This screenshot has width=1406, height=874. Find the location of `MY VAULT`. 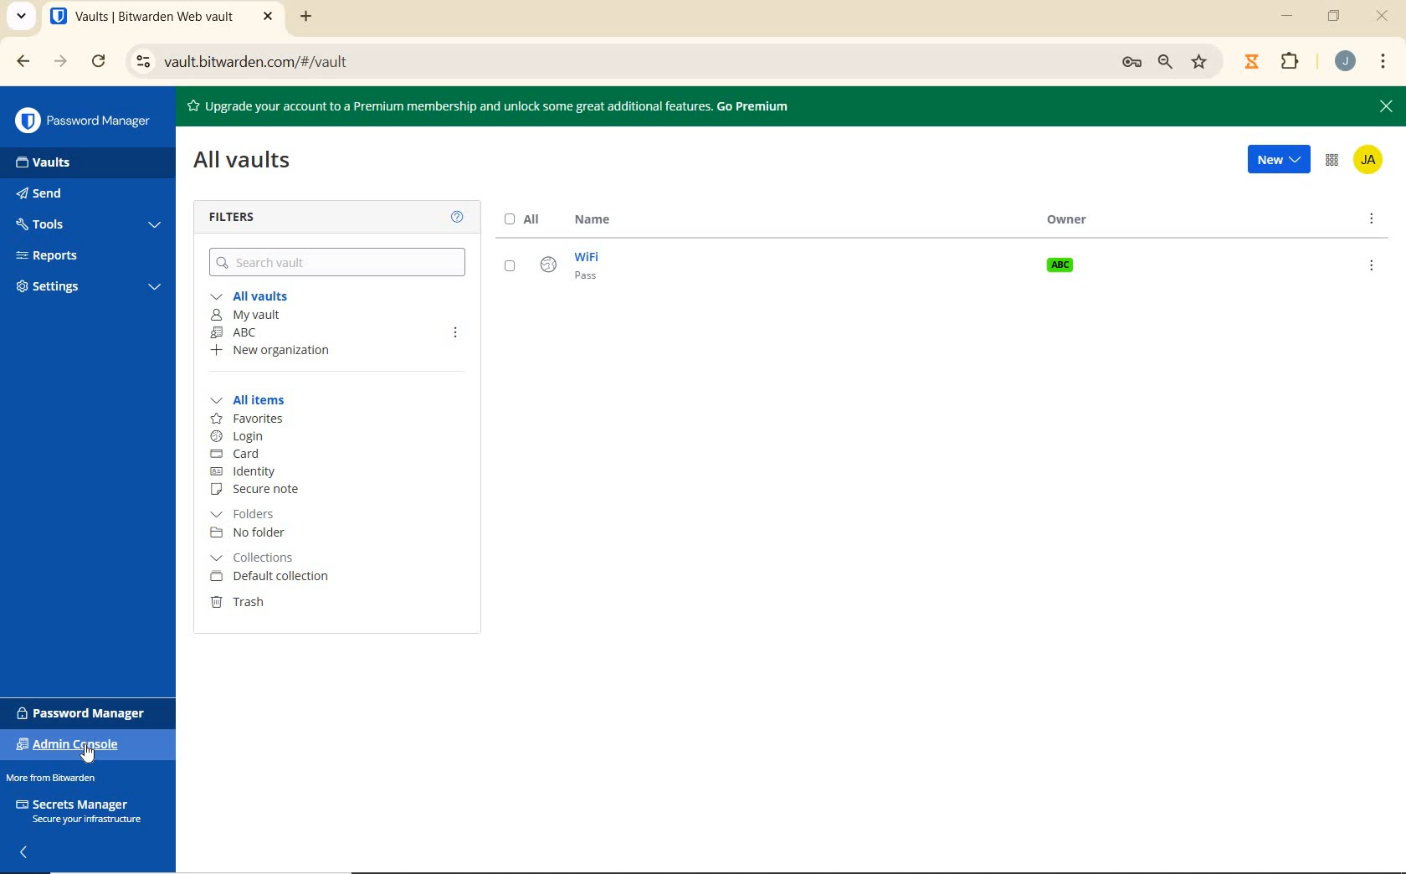

MY VAULT is located at coordinates (247, 315).